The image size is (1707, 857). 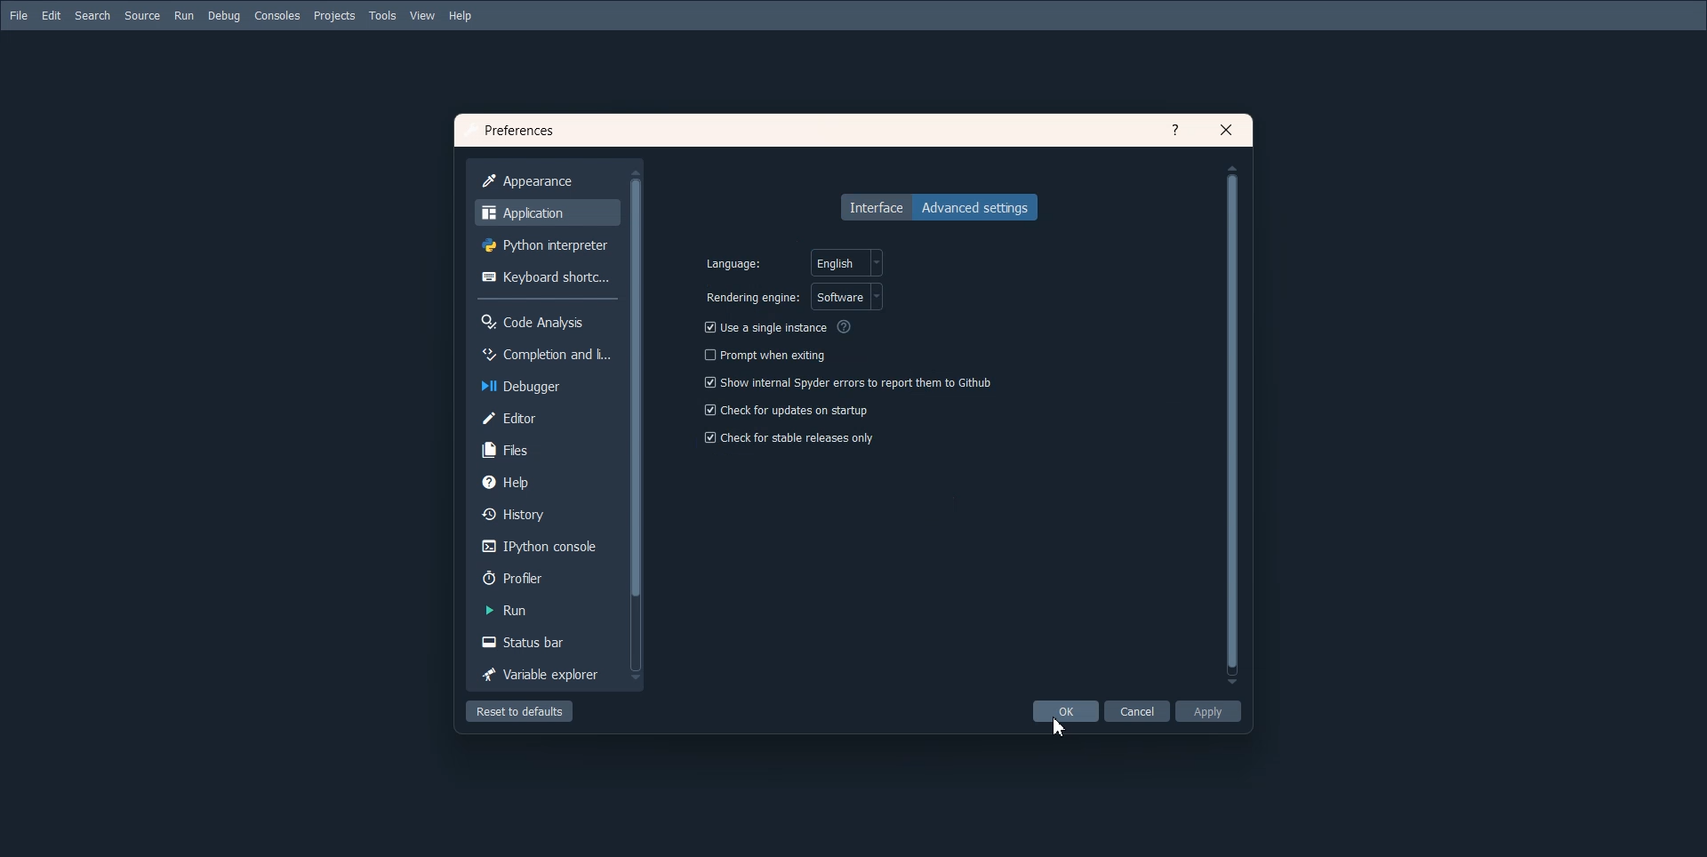 I want to click on Keyboard shortcuts, so click(x=543, y=278).